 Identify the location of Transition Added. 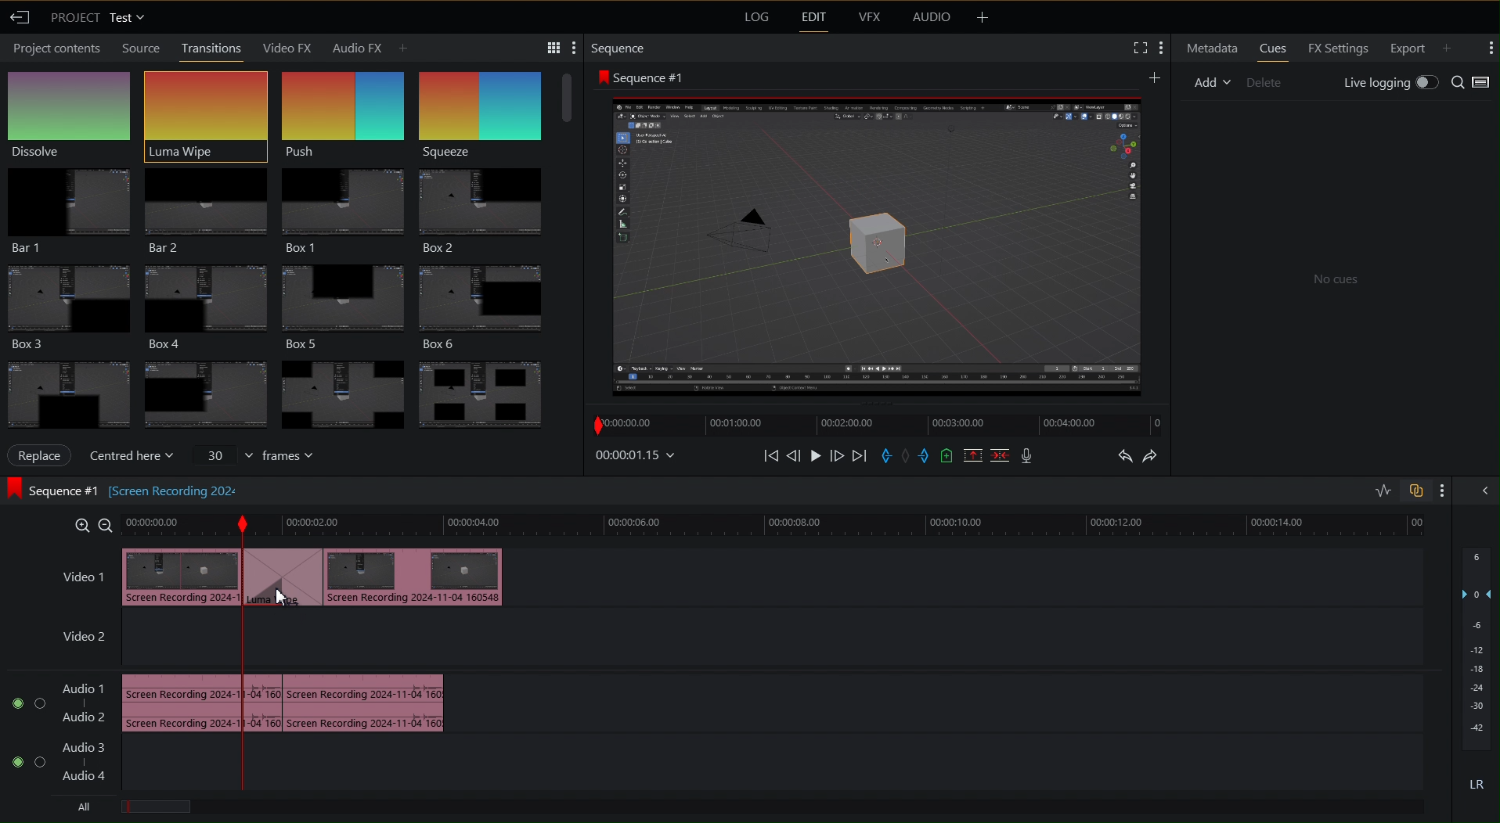
(320, 576).